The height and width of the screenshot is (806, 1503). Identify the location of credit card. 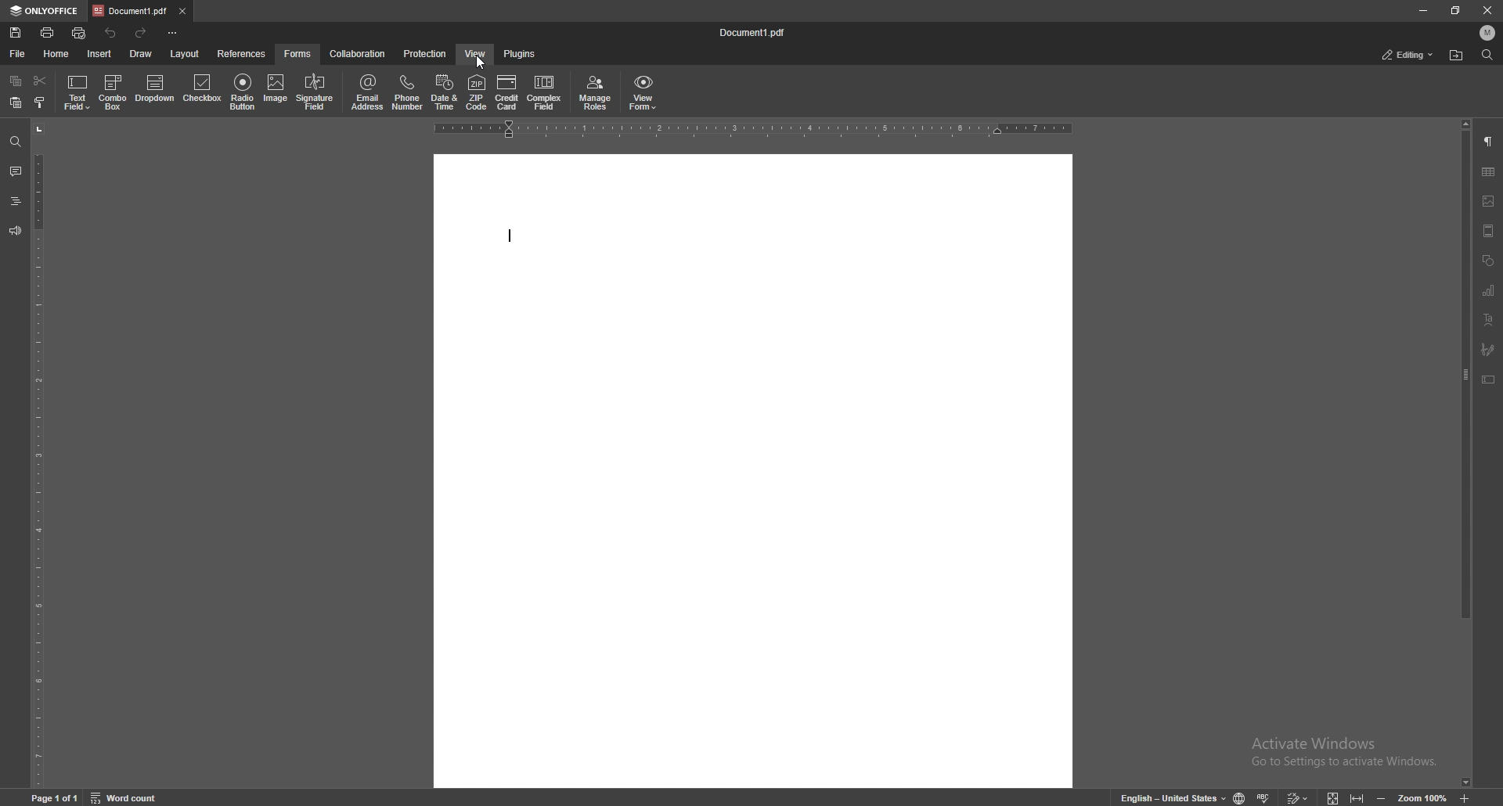
(507, 93).